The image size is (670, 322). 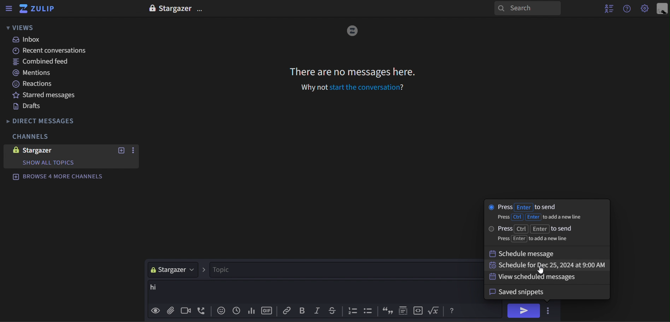 I want to click on starred messages, so click(x=48, y=96).